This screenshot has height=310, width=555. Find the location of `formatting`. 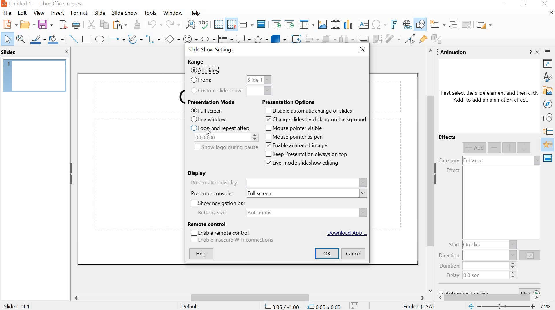

formatting is located at coordinates (136, 24).